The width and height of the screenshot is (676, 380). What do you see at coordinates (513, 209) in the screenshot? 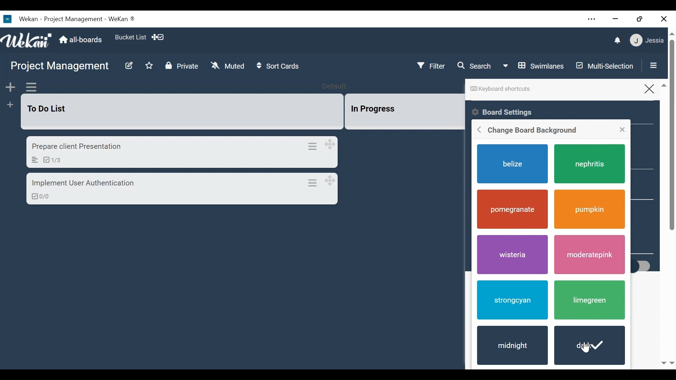
I see `pomegranate` at bounding box center [513, 209].